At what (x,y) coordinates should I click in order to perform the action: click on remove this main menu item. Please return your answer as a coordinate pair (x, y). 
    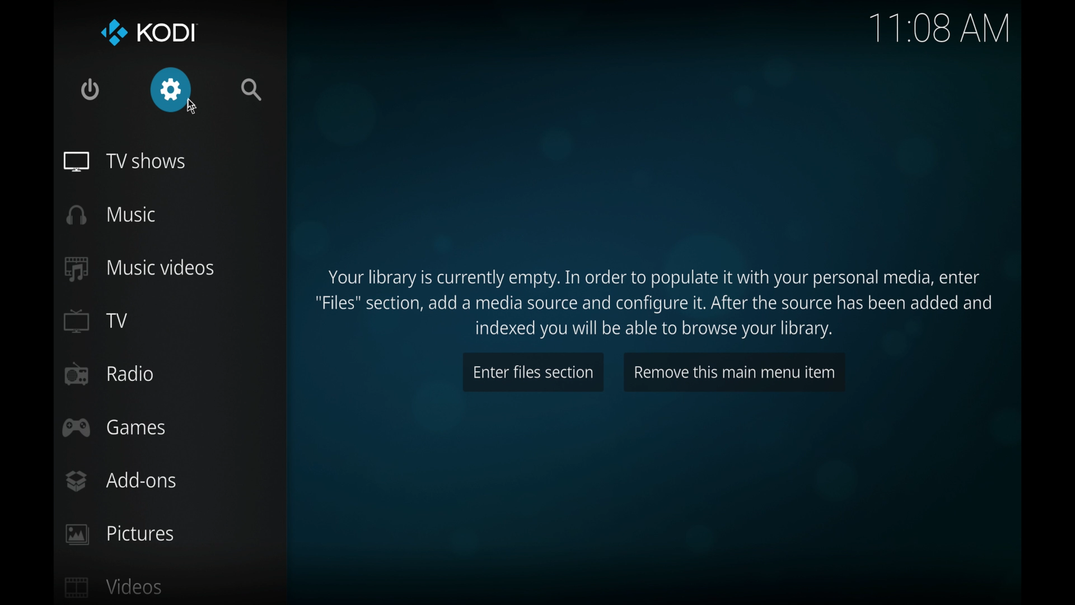
    Looking at the image, I should click on (735, 372).